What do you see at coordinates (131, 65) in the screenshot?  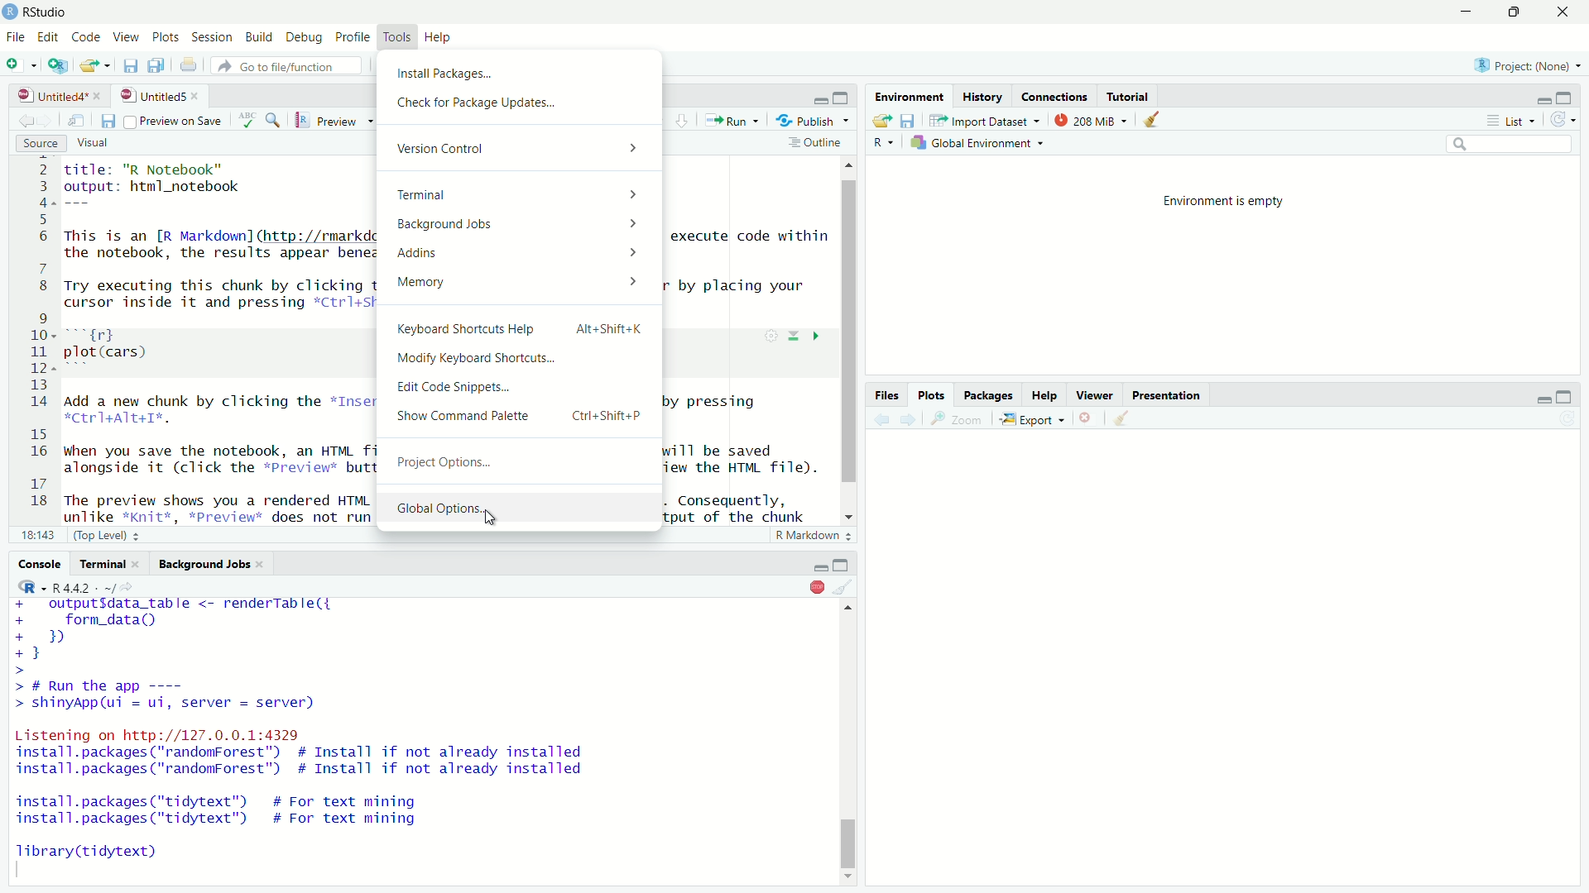 I see `save current document` at bounding box center [131, 65].